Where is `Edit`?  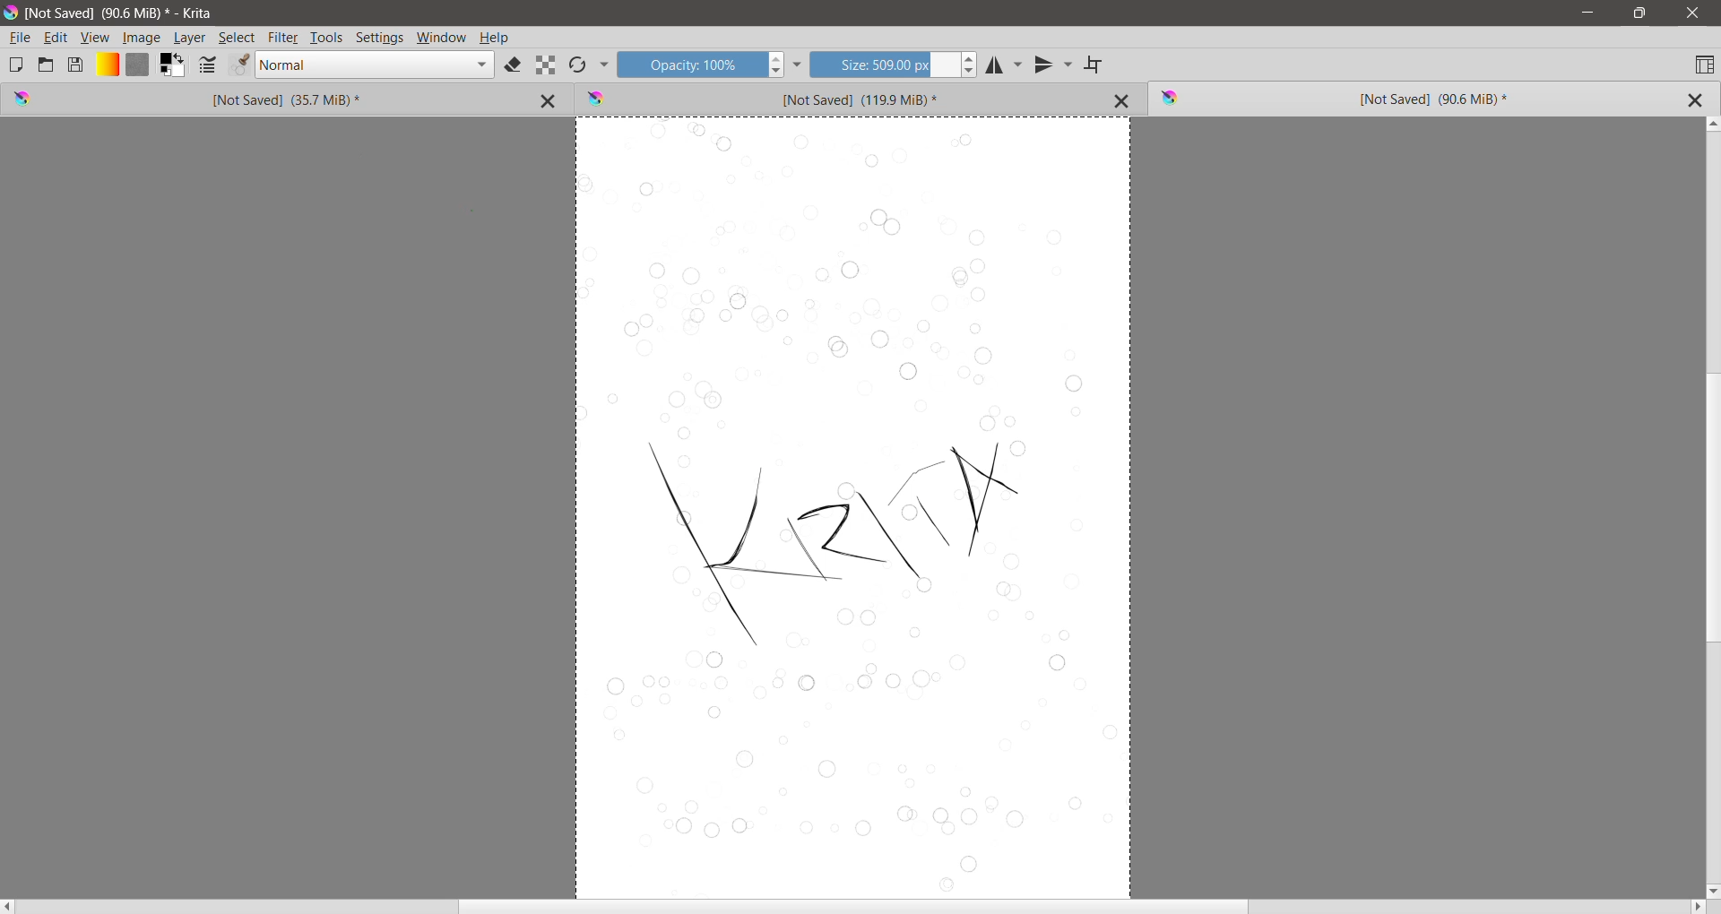 Edit is located at coordinates (56, 39).